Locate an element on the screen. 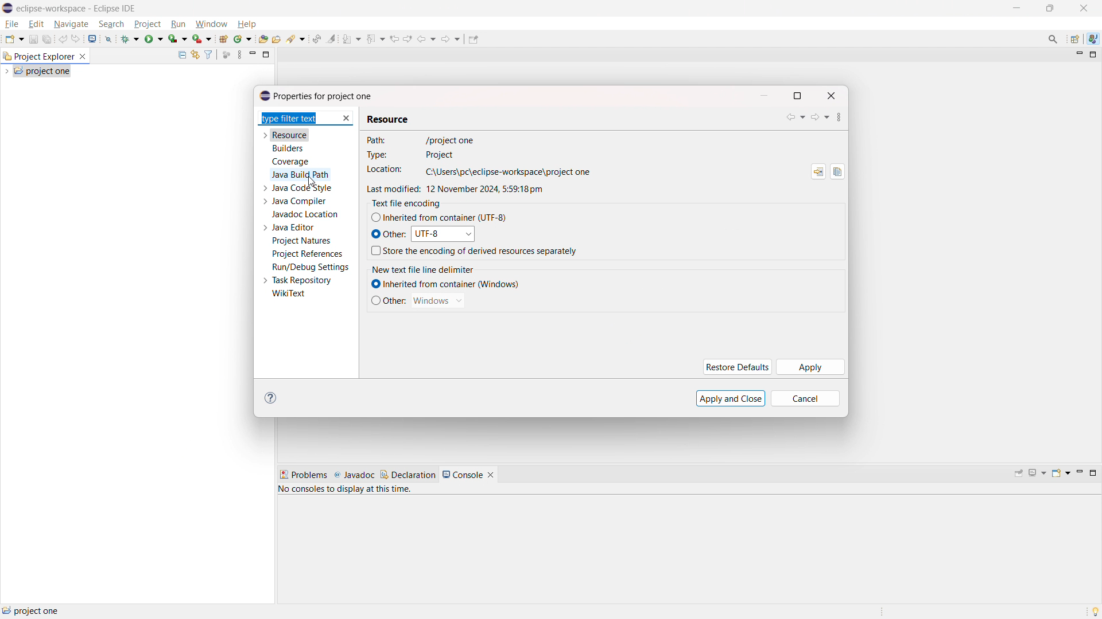 The width and height of the screenshot is (1102, 619). maximize is located at coordinates (1093, 55).